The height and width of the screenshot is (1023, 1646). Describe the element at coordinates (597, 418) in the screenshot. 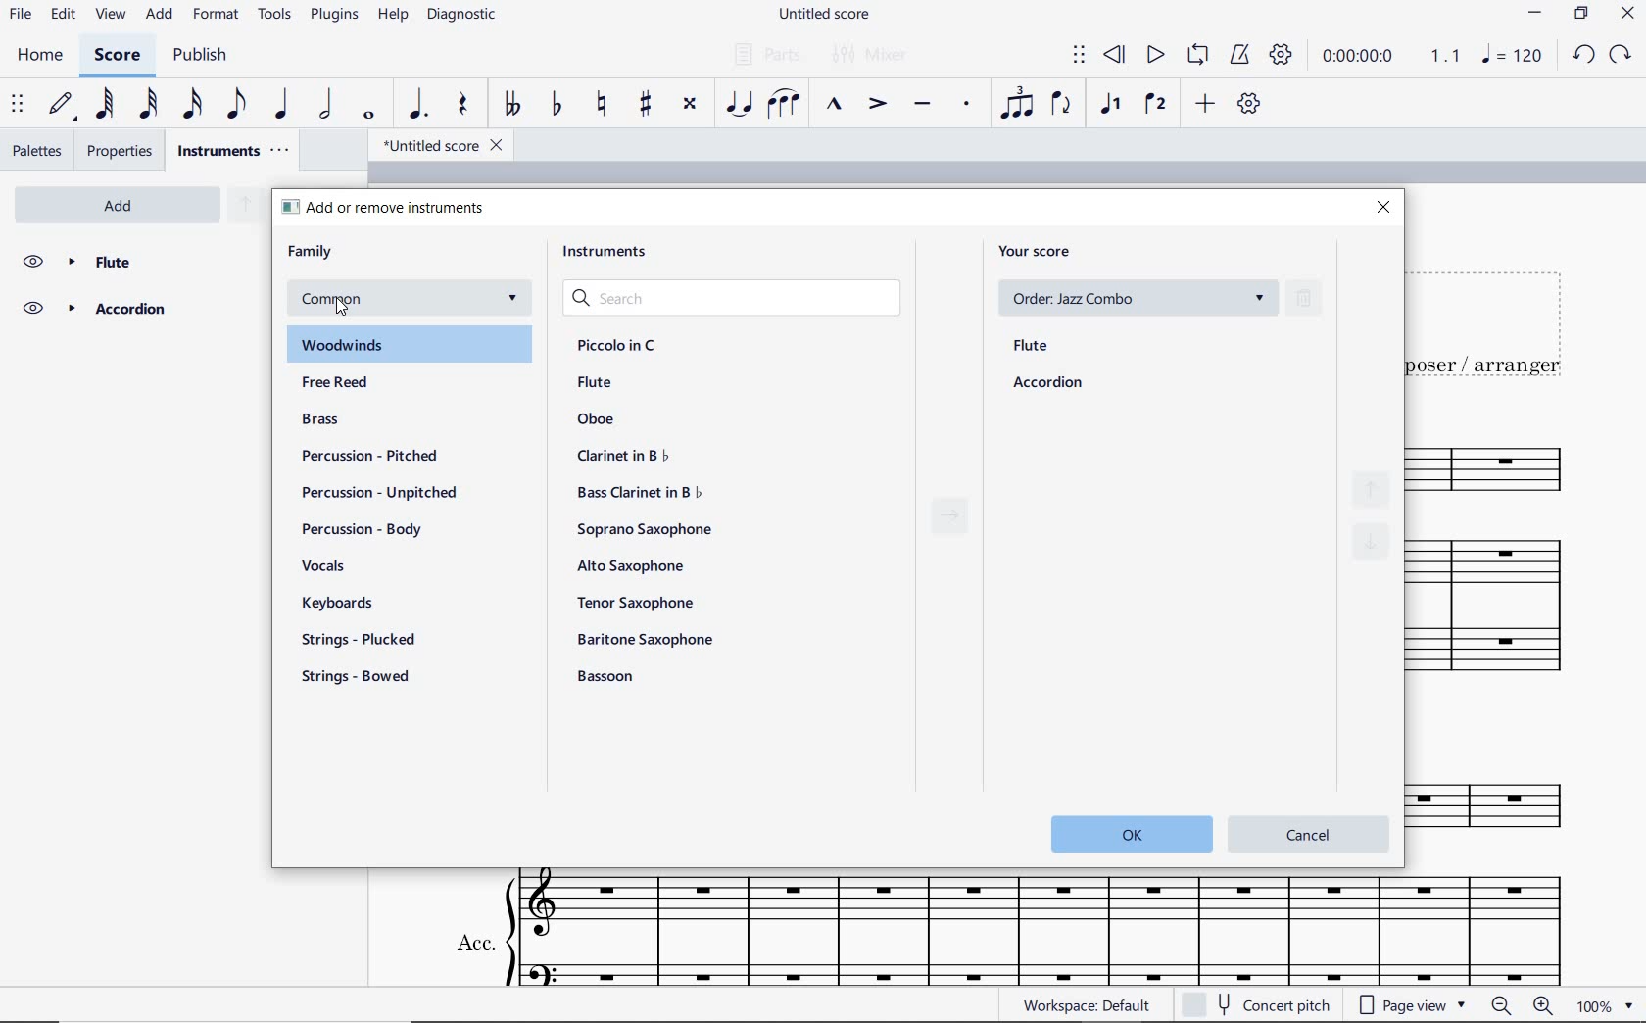

I see `oboe` at that location.